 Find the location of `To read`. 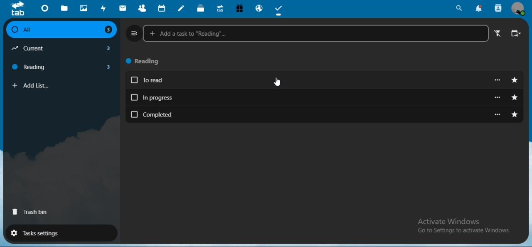

To read is located at coordinates (311, 81).